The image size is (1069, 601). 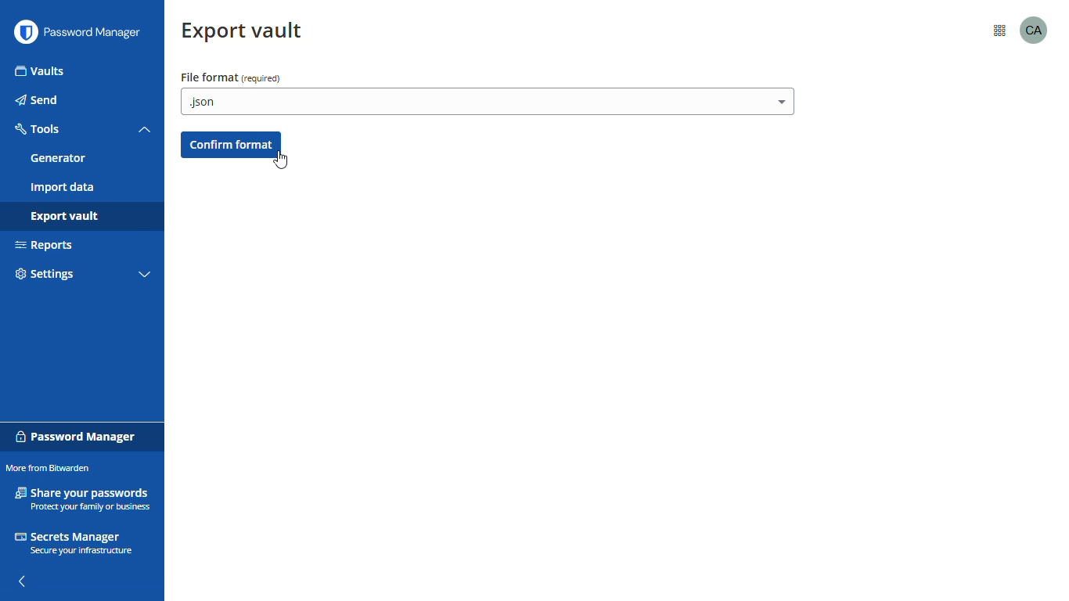 What do you see at coordinates (244, 32) in the screenshot?
I see `export vault` at bounding box center [244, 32].